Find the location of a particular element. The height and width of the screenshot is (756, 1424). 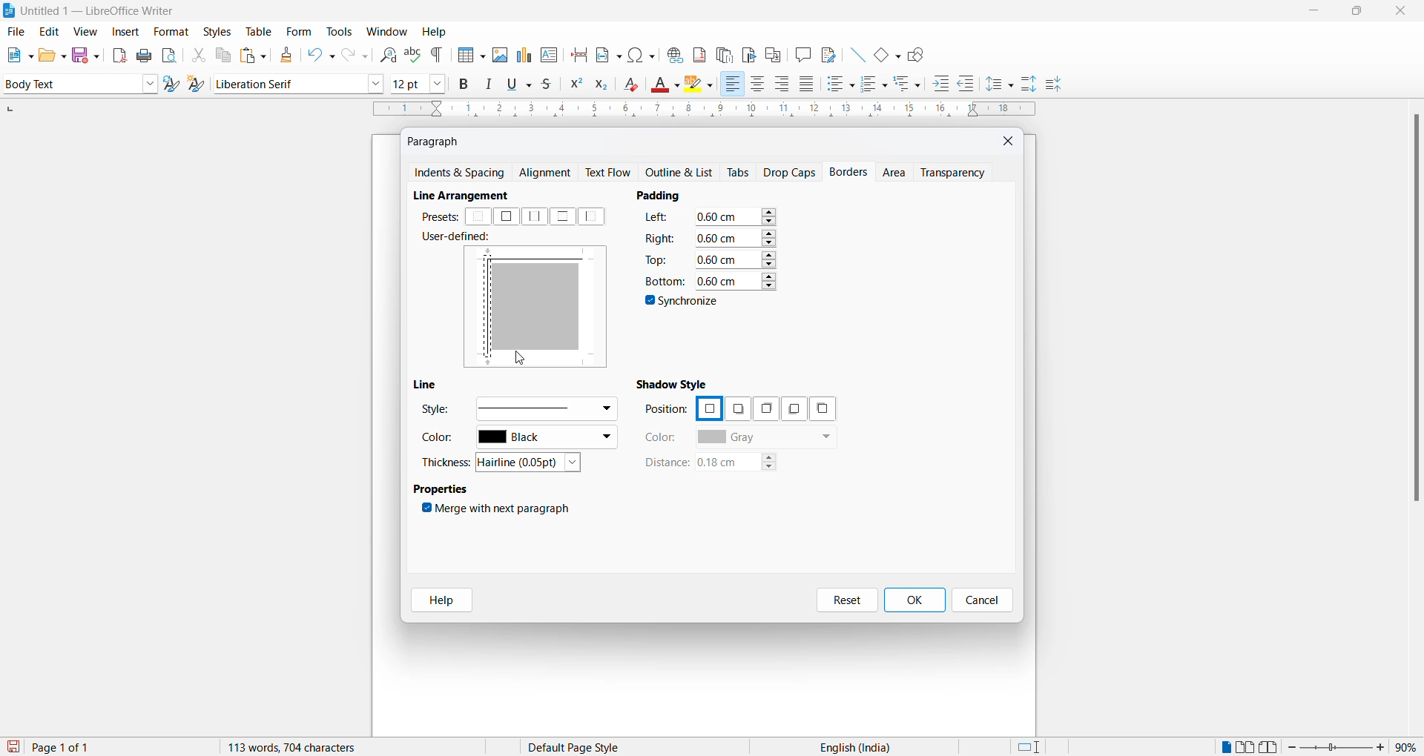

update selected style is located at coordinates (174, 84).